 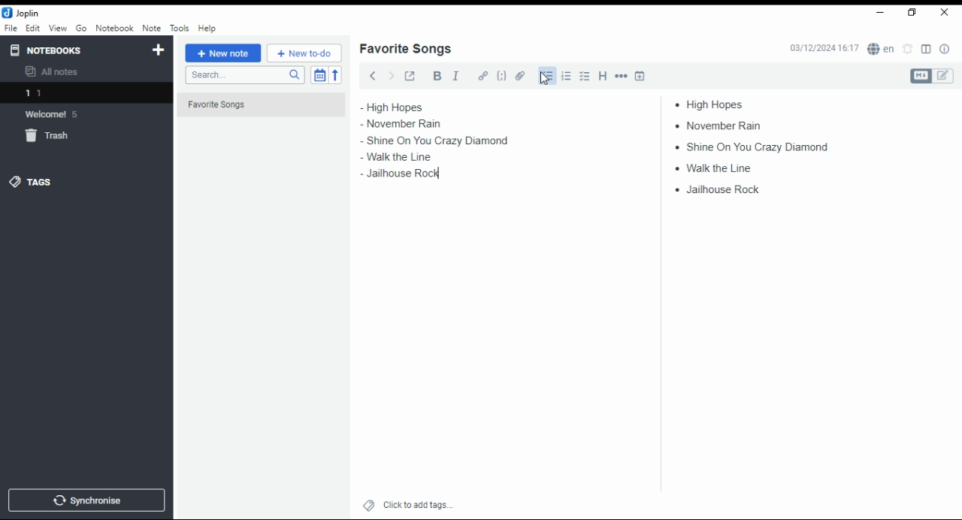 I want to click on toggle external editing, so click(x=410, y=75).